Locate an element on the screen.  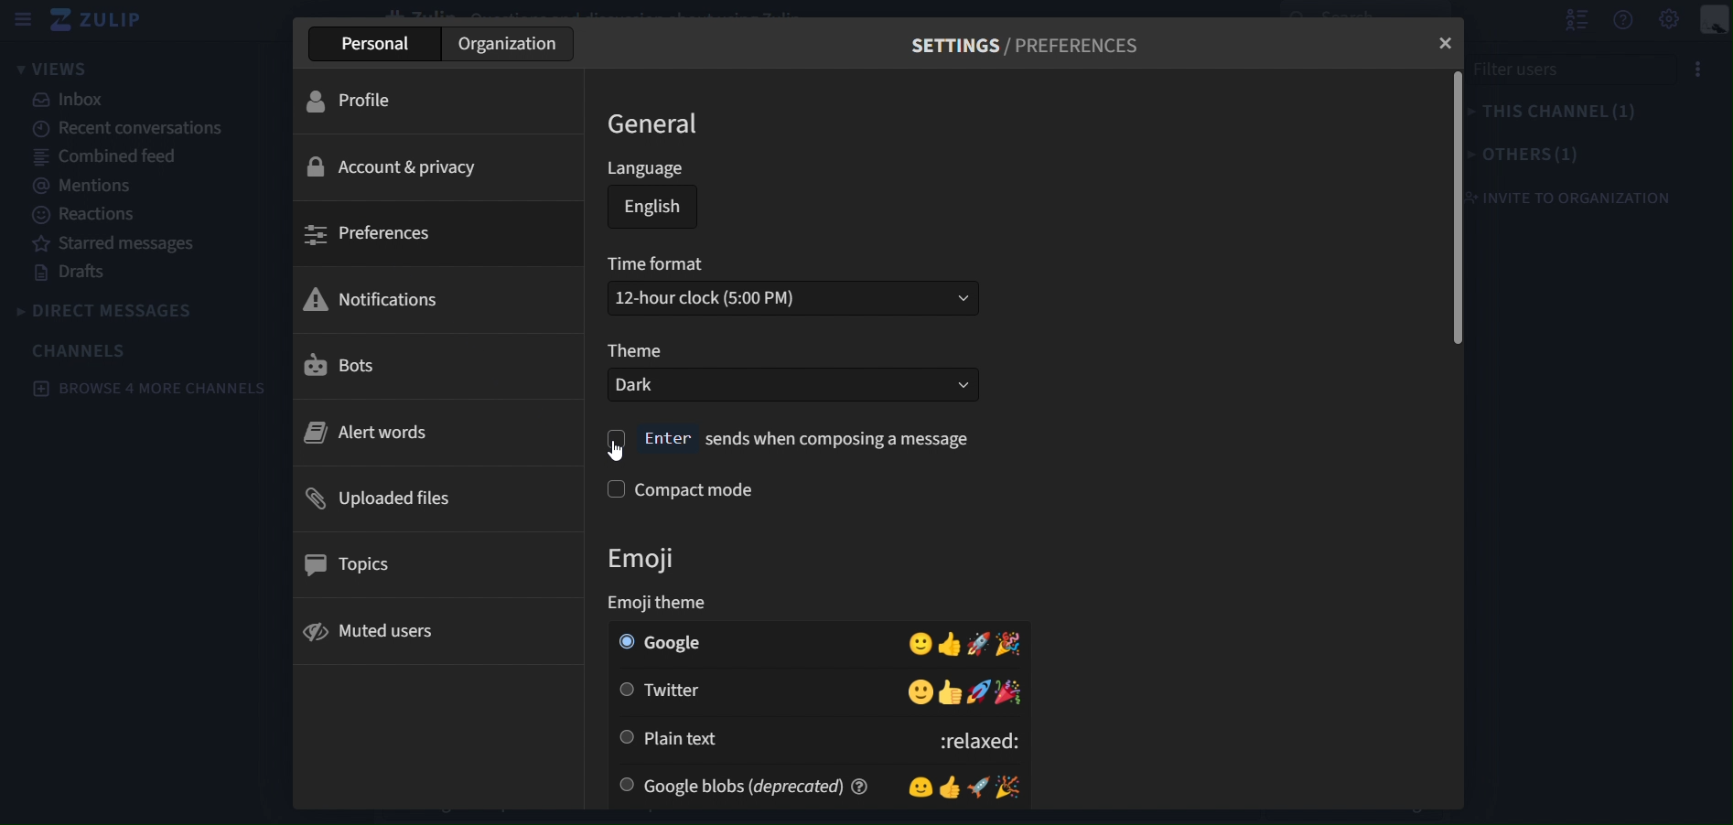
recent conversations is located at coordinates (124, 127).